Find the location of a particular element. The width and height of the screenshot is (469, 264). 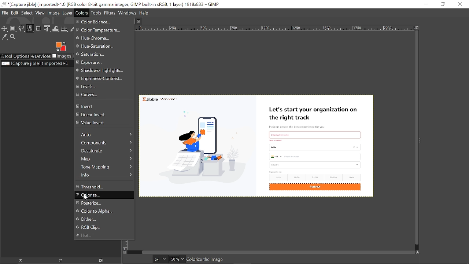

Curves is located at coordinates (101, 95).